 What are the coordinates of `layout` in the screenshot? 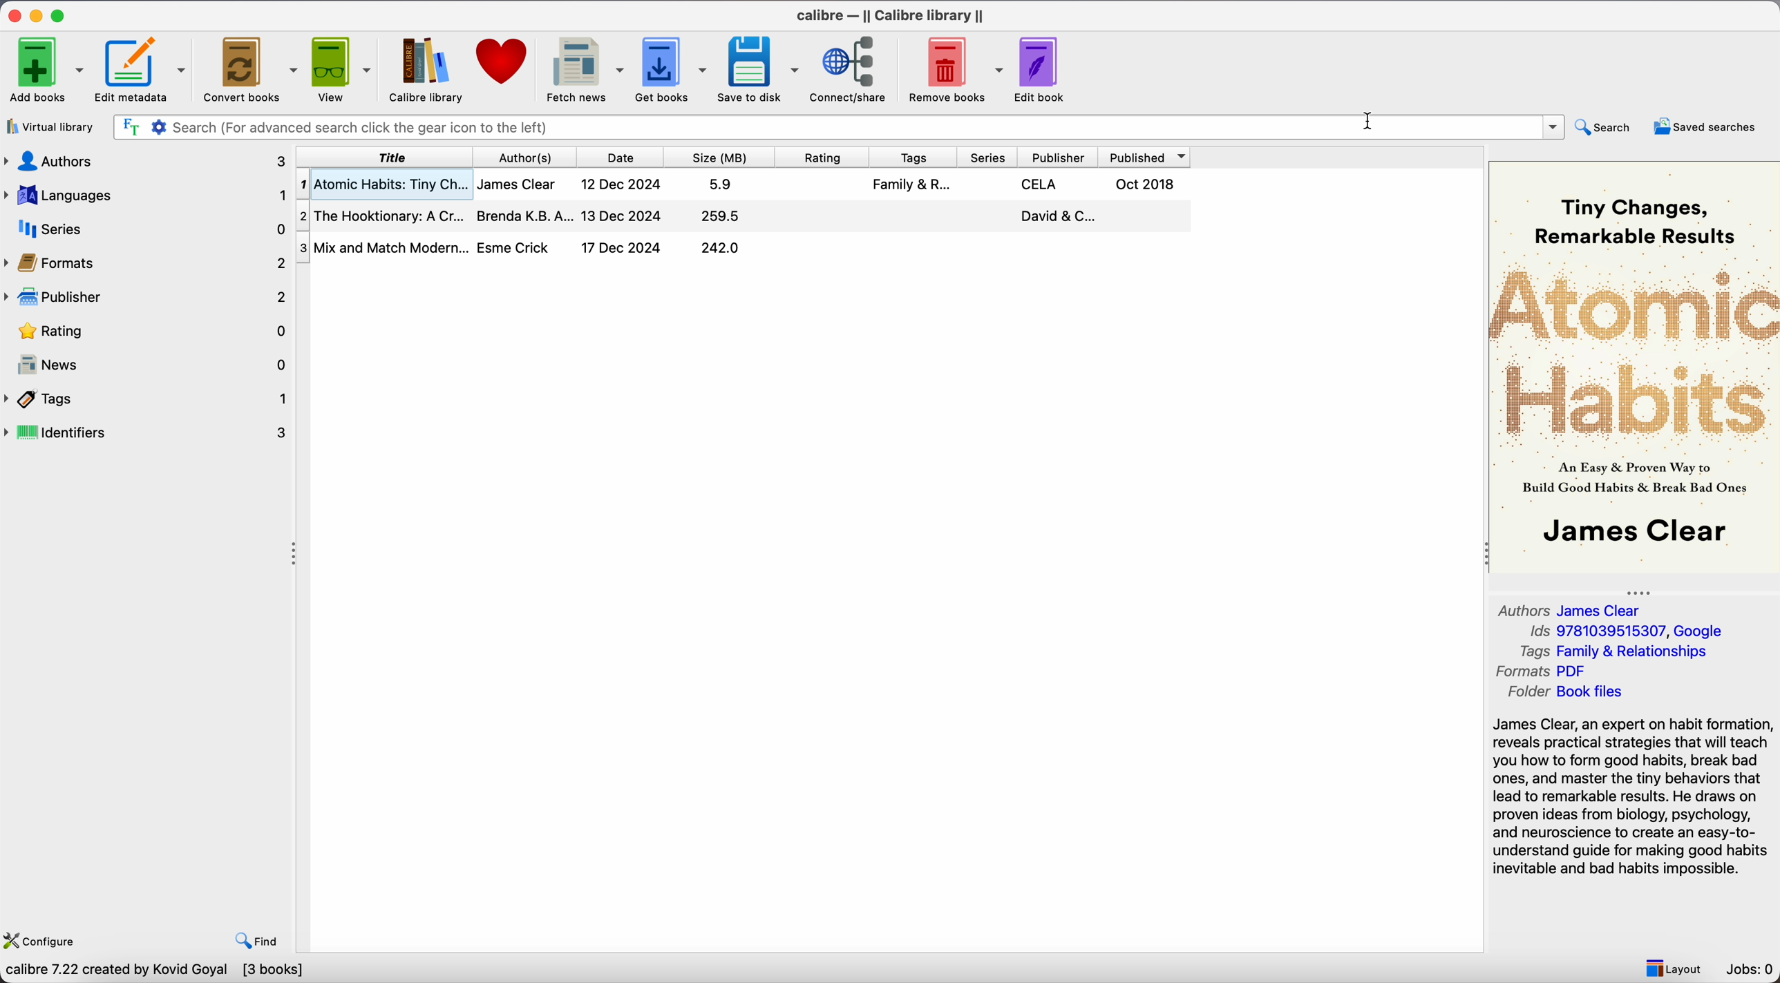 It's located at (1673, 968).